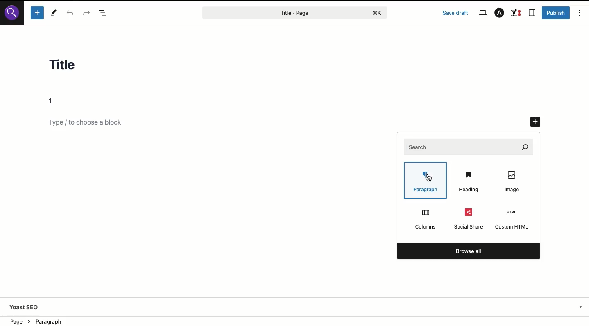 This screenshot has height=326, width=589. I want to click on Search , so click(12, 12).